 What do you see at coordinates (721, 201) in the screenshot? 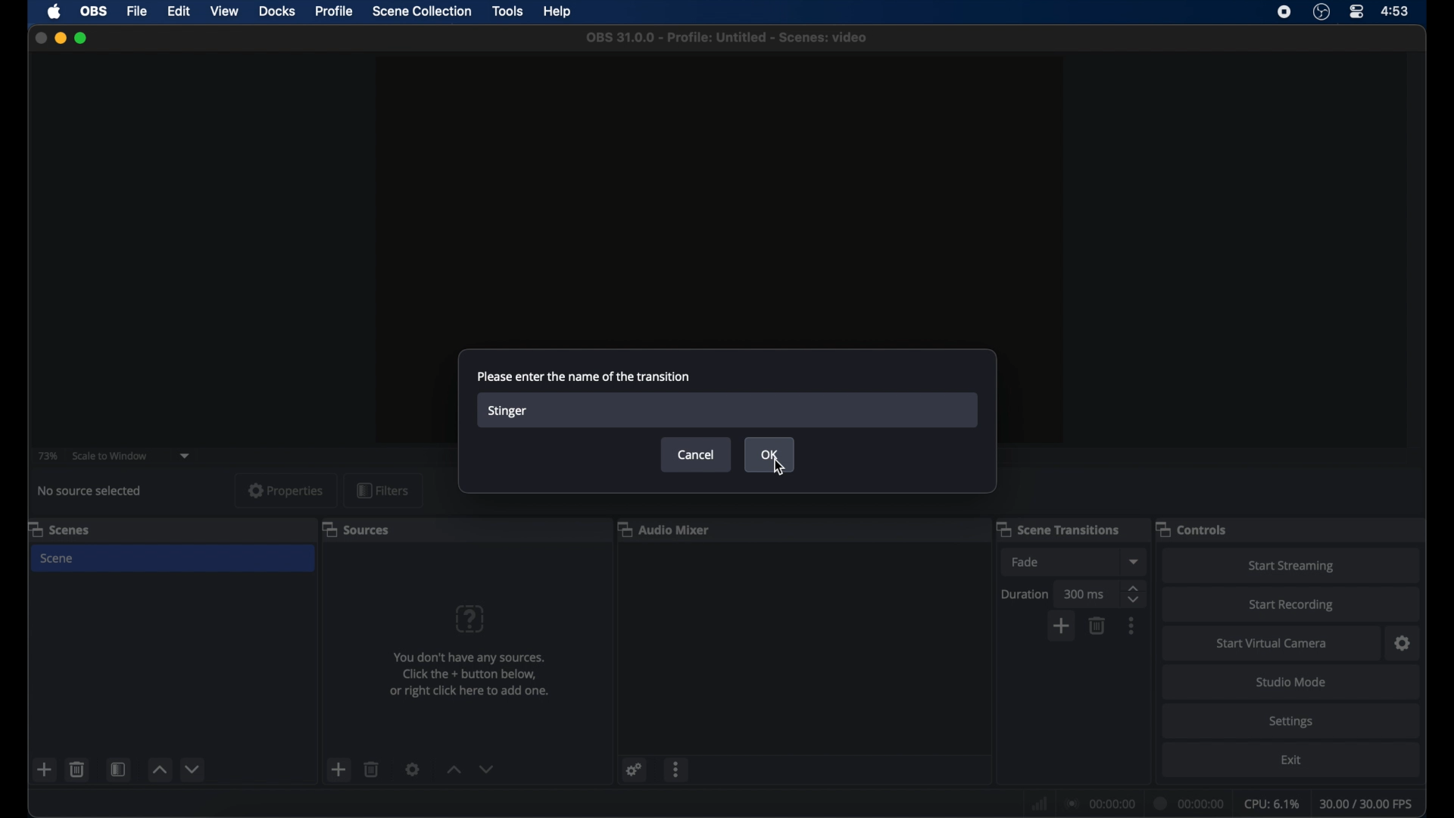
I see `preview` at bounding box center [721, 201].